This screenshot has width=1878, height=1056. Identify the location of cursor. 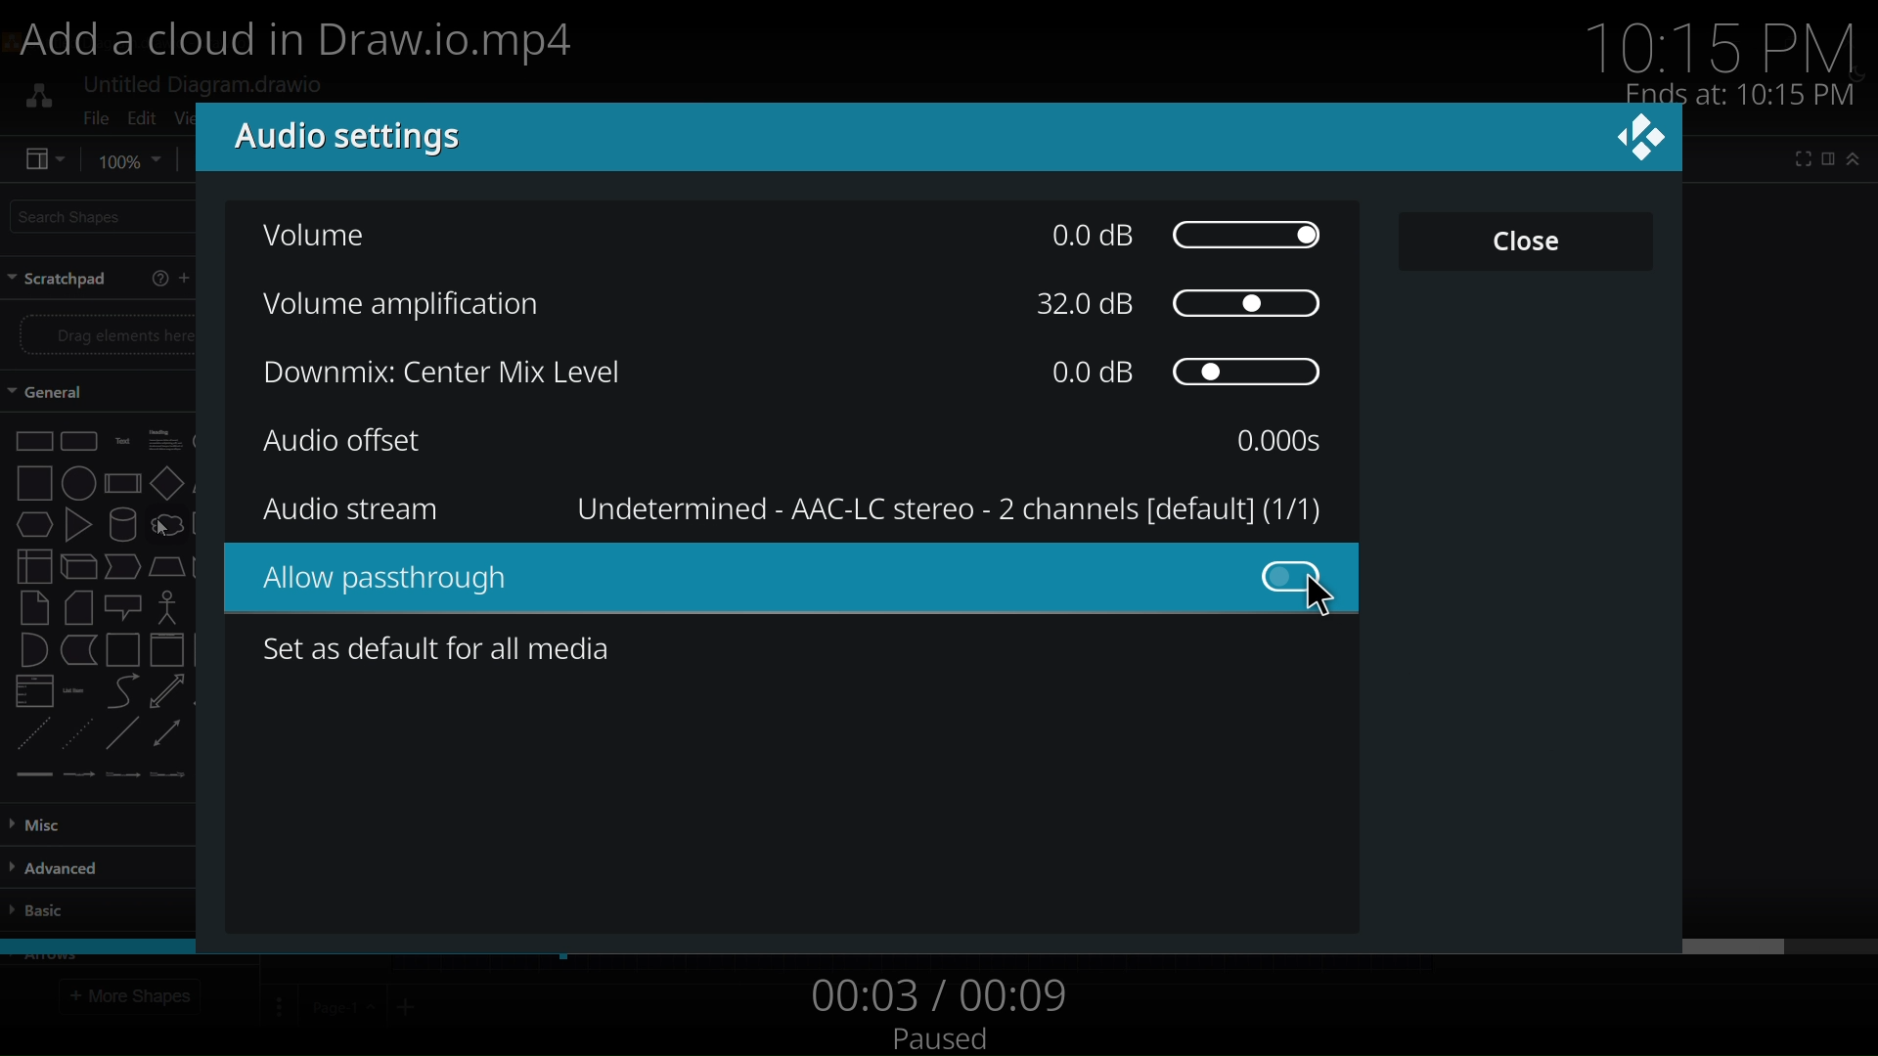
(1325, 600).